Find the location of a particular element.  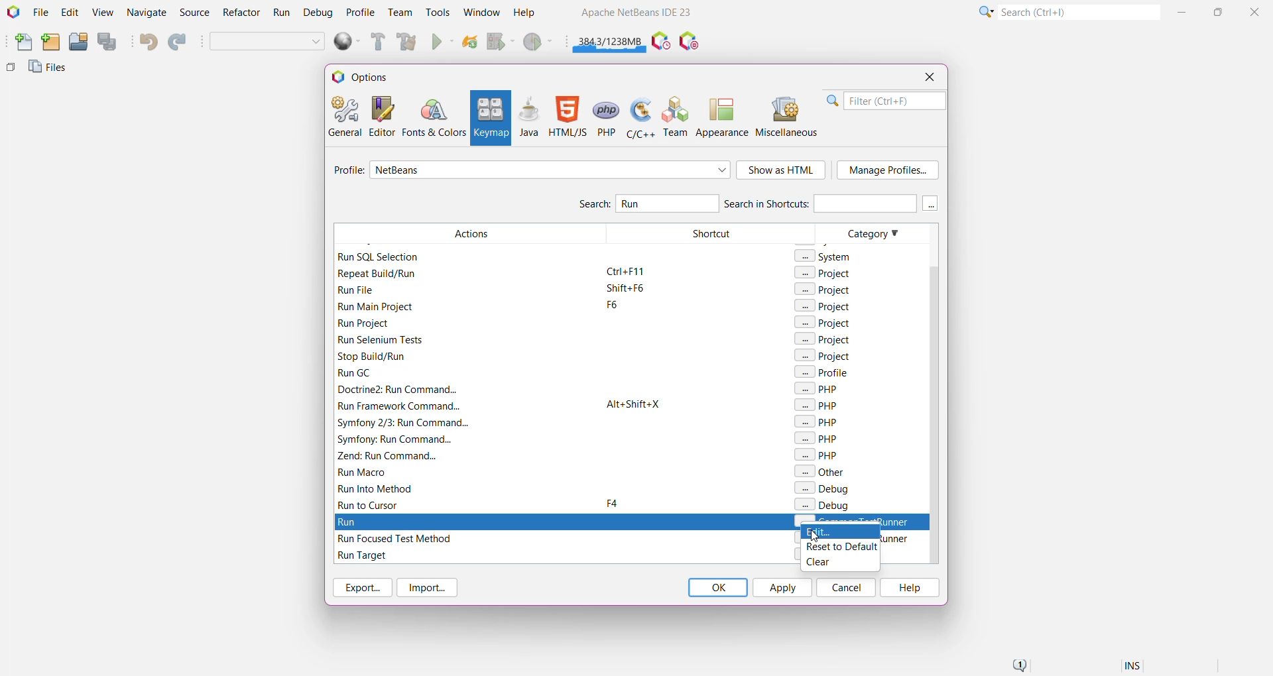

Type and Search for 'Run' Action is located at coordinates (668, 203).